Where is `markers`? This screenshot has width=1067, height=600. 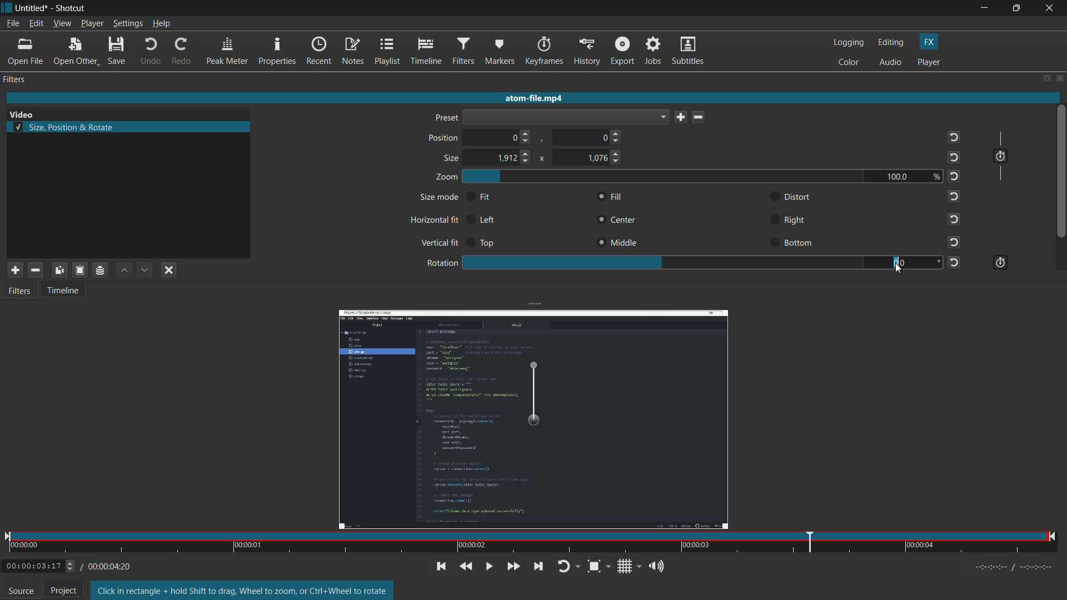
markers is located at coordinates (498, 53).